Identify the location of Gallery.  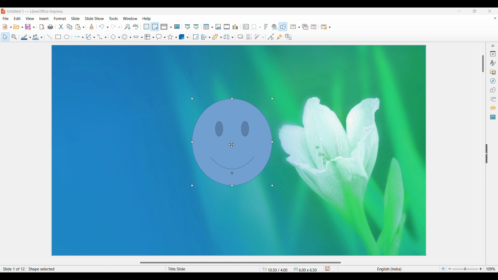
(493, 72).